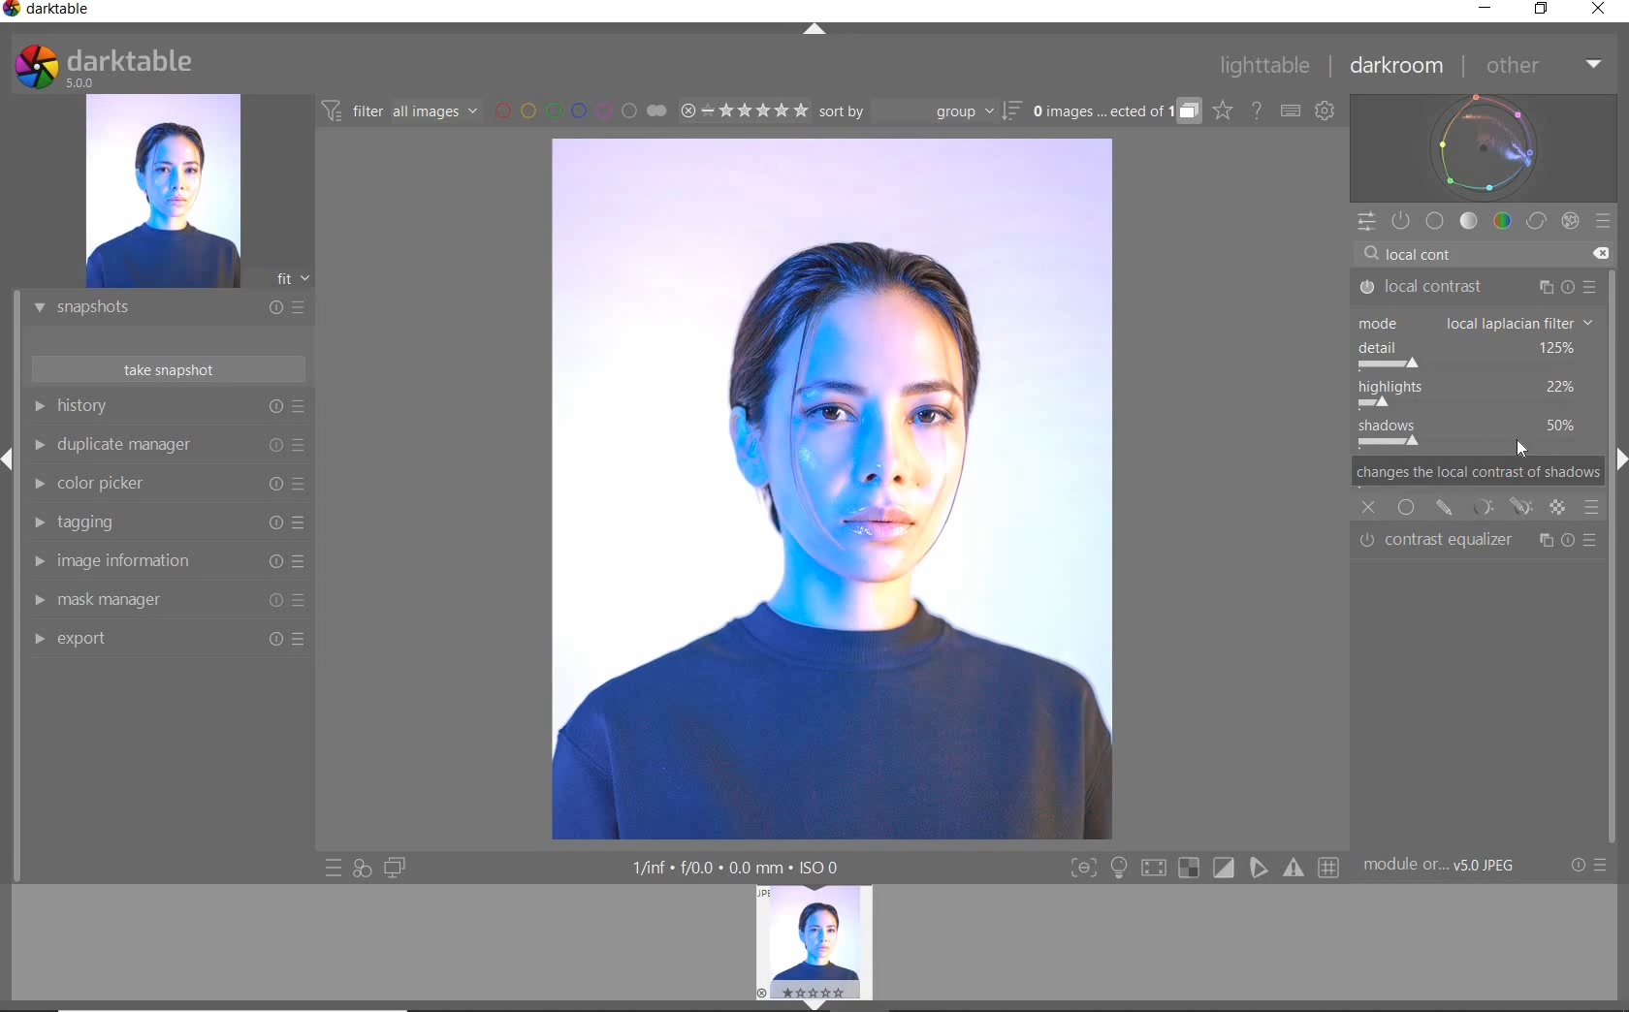 The height and width of the screenshot is (1012, 1629). Describe the element at coordinates (1295, 868) in the screenshot. I see `Button` at that location.